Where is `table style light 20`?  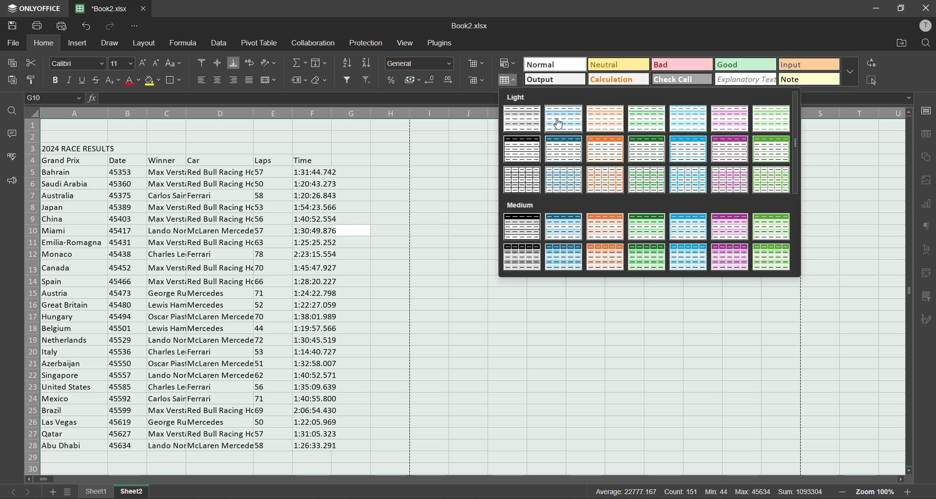 table style light 20 is located at coordinates (731, 180).